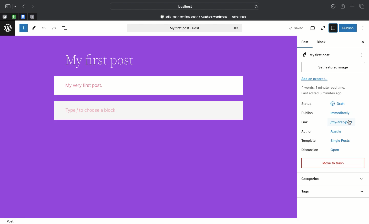 This screenshot has height=224, width=369. What do you see at coordinates (352, 7) in the screenshot?
I see `Add new tab` at bounding box center [352, 7].